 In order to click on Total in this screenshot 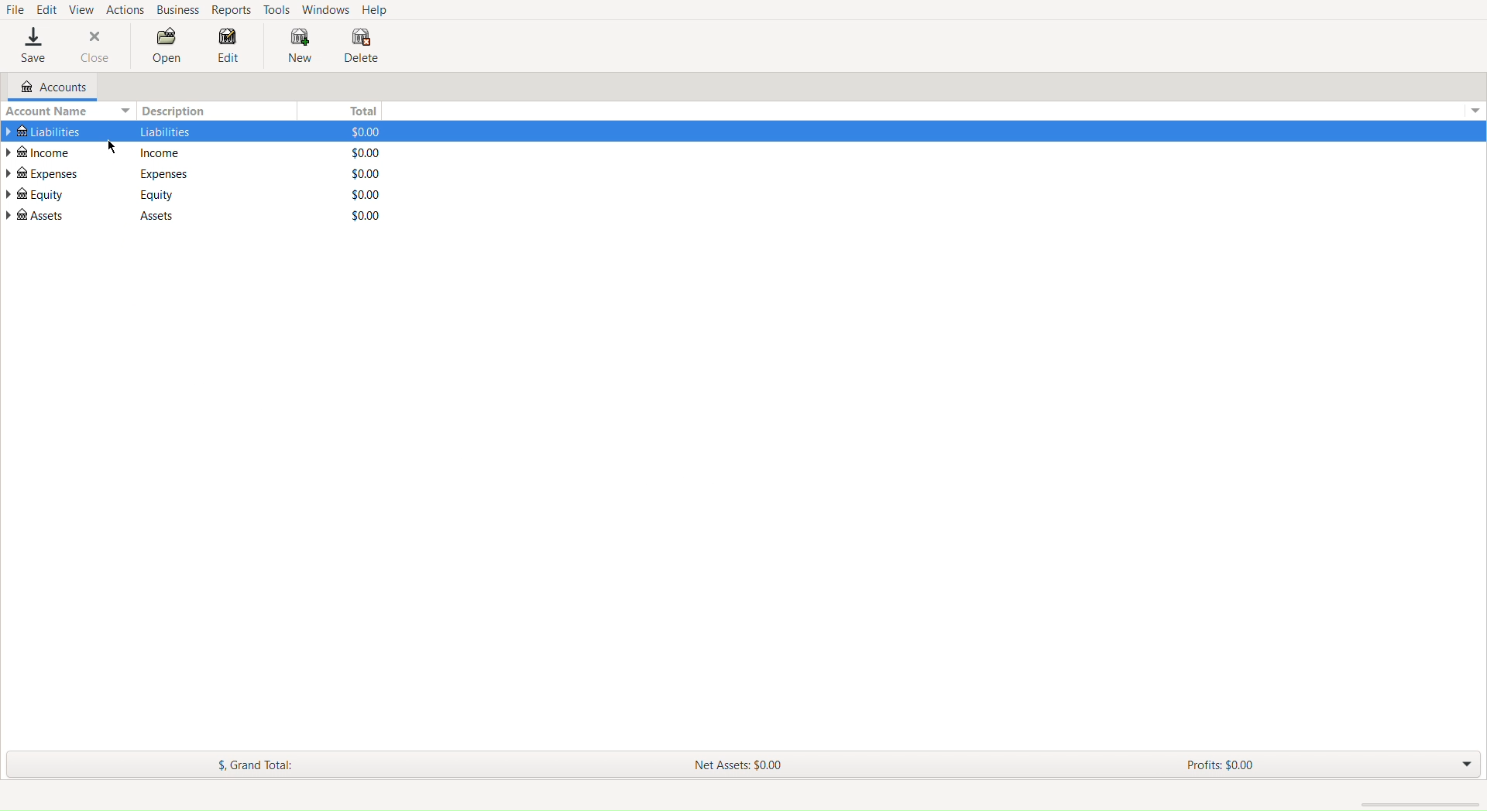, I will do `click(361, 111)`.